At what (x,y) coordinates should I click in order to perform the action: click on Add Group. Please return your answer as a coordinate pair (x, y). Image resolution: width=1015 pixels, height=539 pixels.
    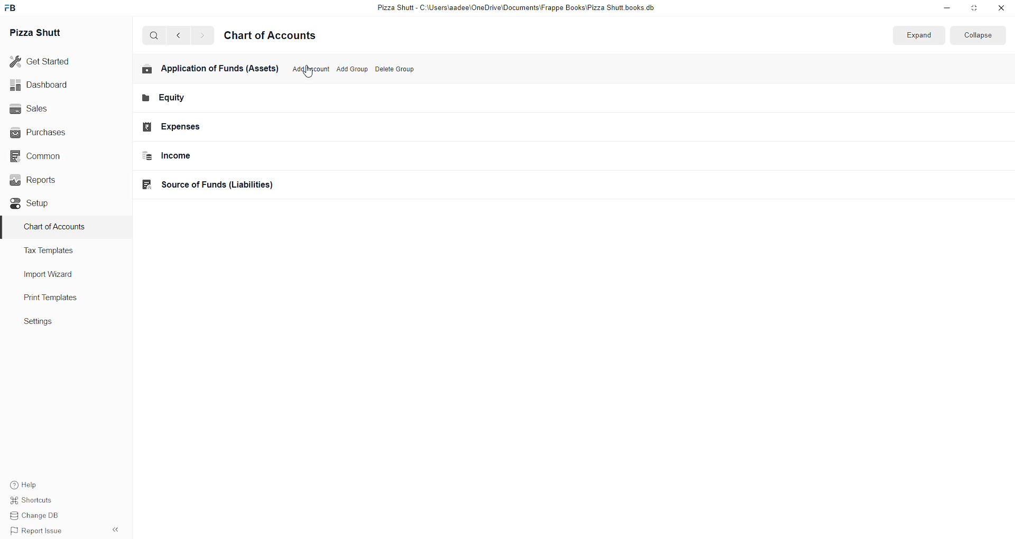
    Looking at the image, I should click on (351, 70).